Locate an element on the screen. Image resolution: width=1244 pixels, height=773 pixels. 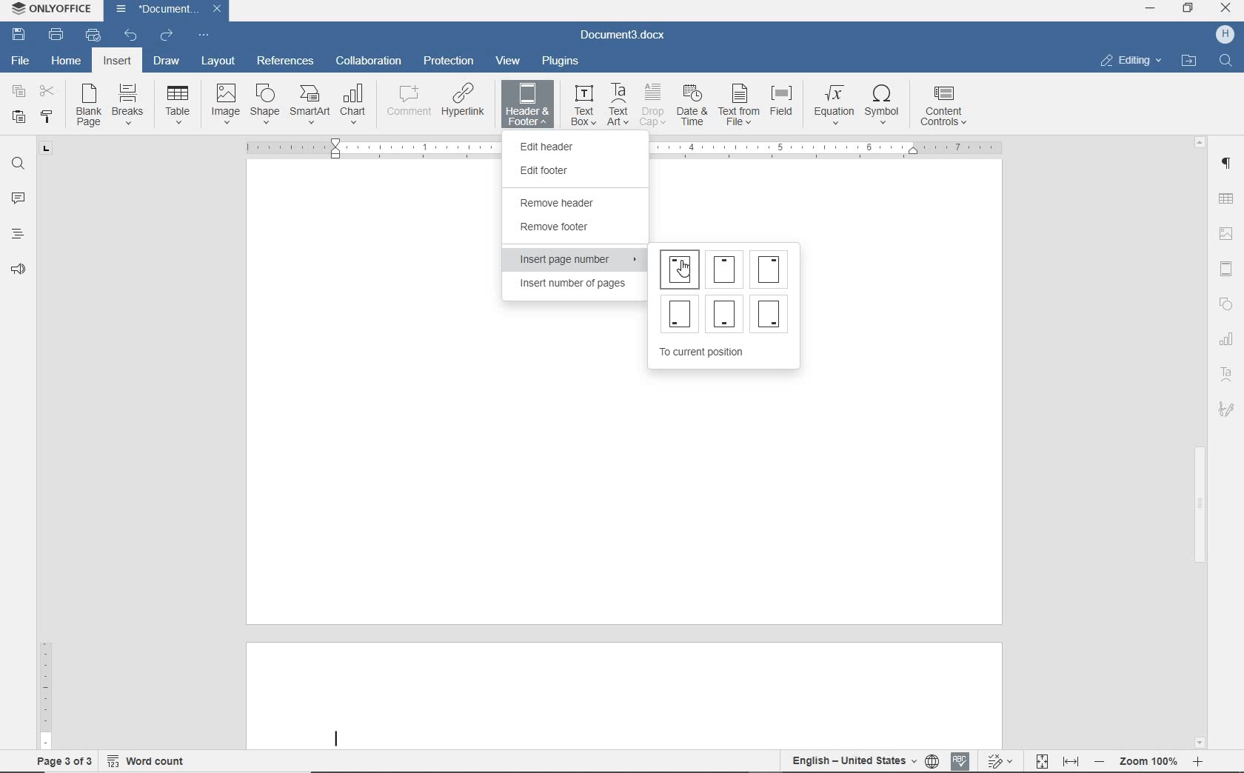
Zoom out is located at coordinates (1098, 760).